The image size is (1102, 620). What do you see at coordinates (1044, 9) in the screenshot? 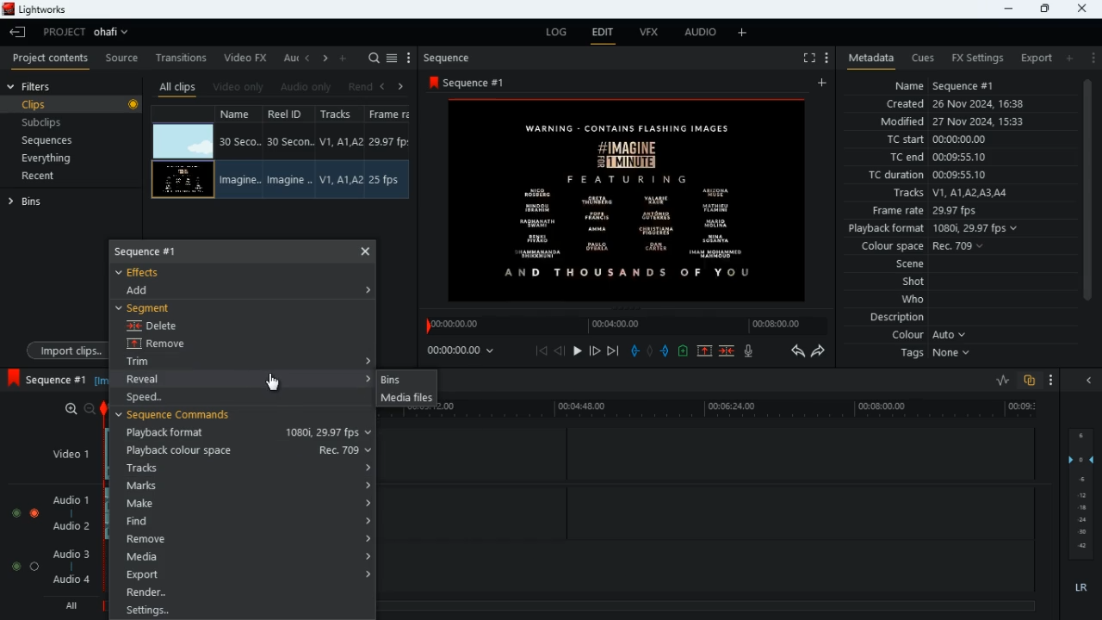
I see `maximize` at bounding box center [1044, 9].